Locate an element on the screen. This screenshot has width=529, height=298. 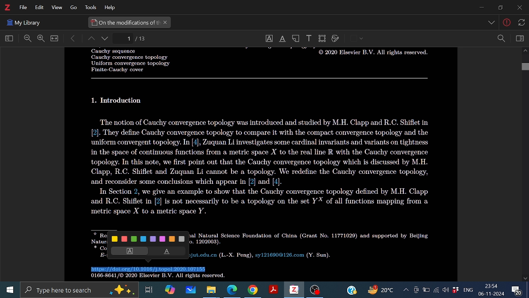
Close is located at coordinates (519, 8).